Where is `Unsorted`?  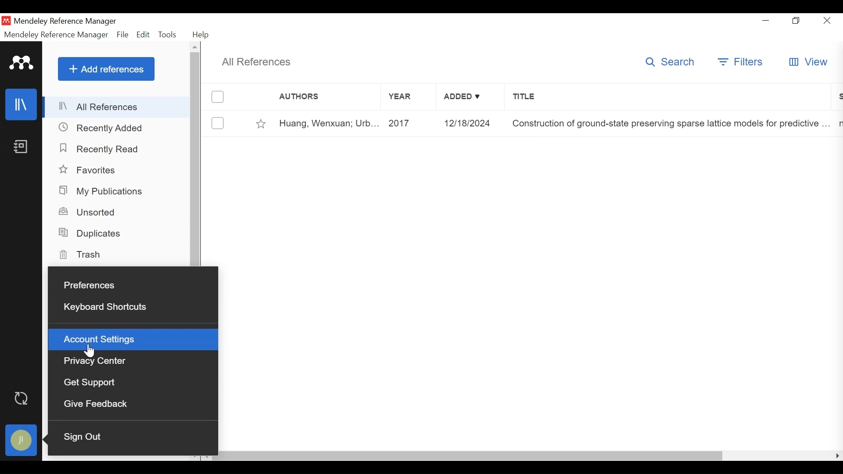
Unsorted is located at coordinates (89, 212).